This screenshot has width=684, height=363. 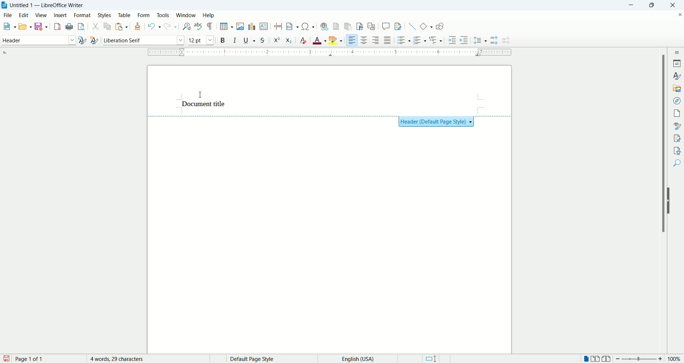 I want to click on clear formatting, so click(x=303, y=40).